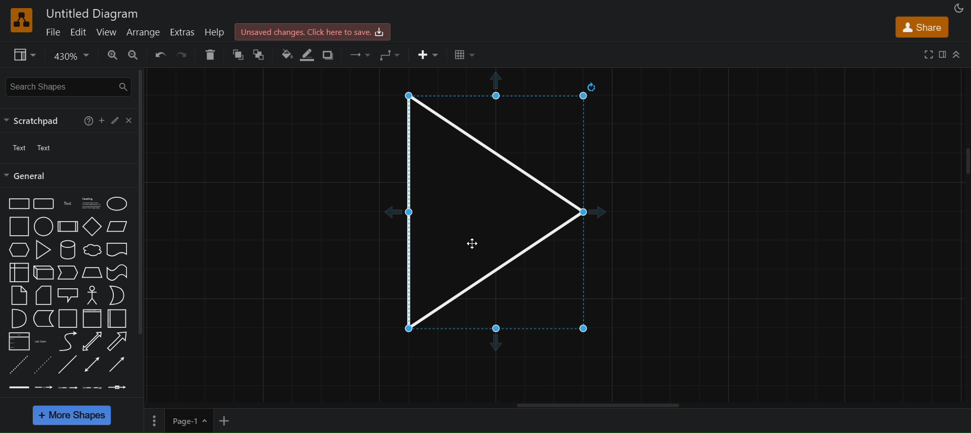  I want to click on Table, so click(465, 55).